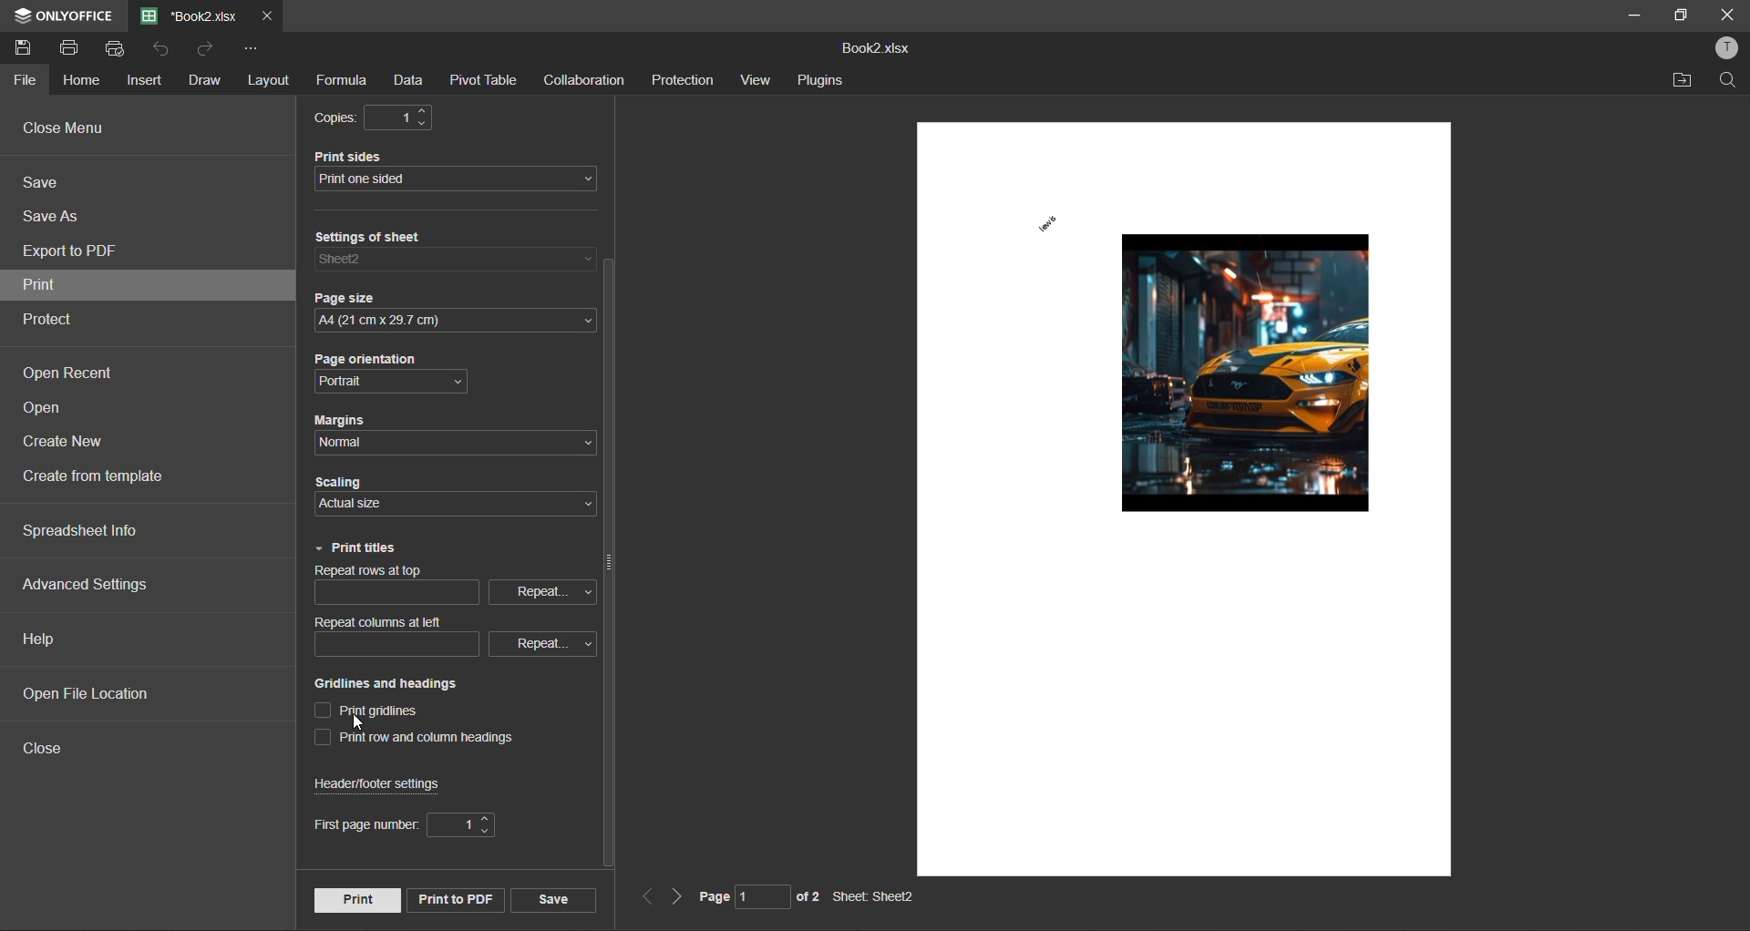 This screenshot has height=931, width=1750. What do you see at coordinates (362, 723) in the screenshot?
I see `cursor` at bounding box center [362, 723].